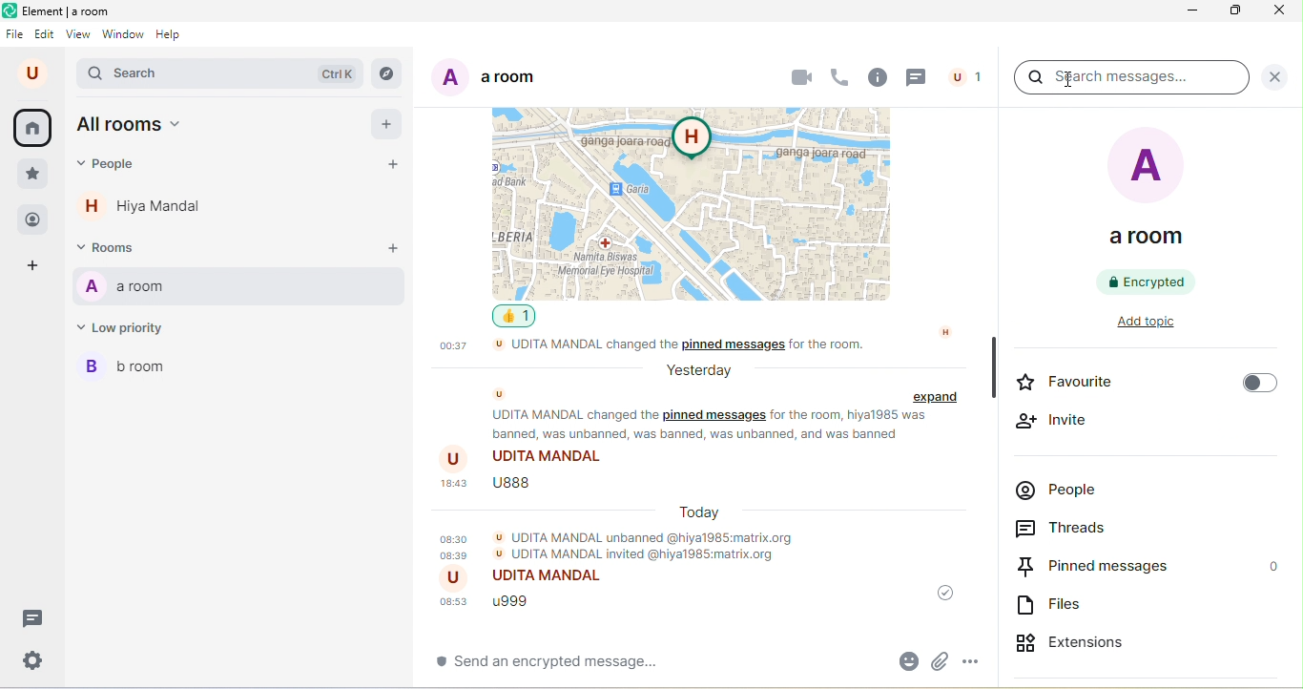  I want to click on invite, so click(1055, 421).